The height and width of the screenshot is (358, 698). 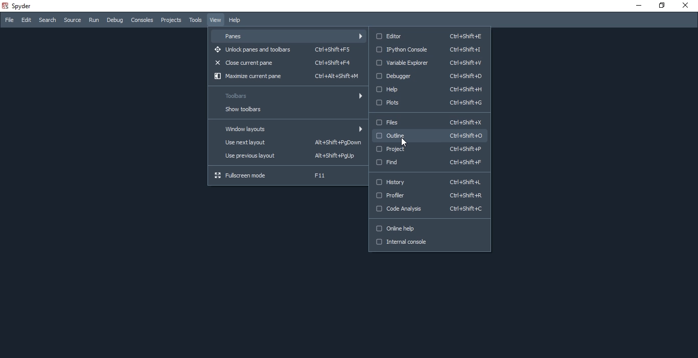 I want to click on Cursor, so click(x=407, y=141).